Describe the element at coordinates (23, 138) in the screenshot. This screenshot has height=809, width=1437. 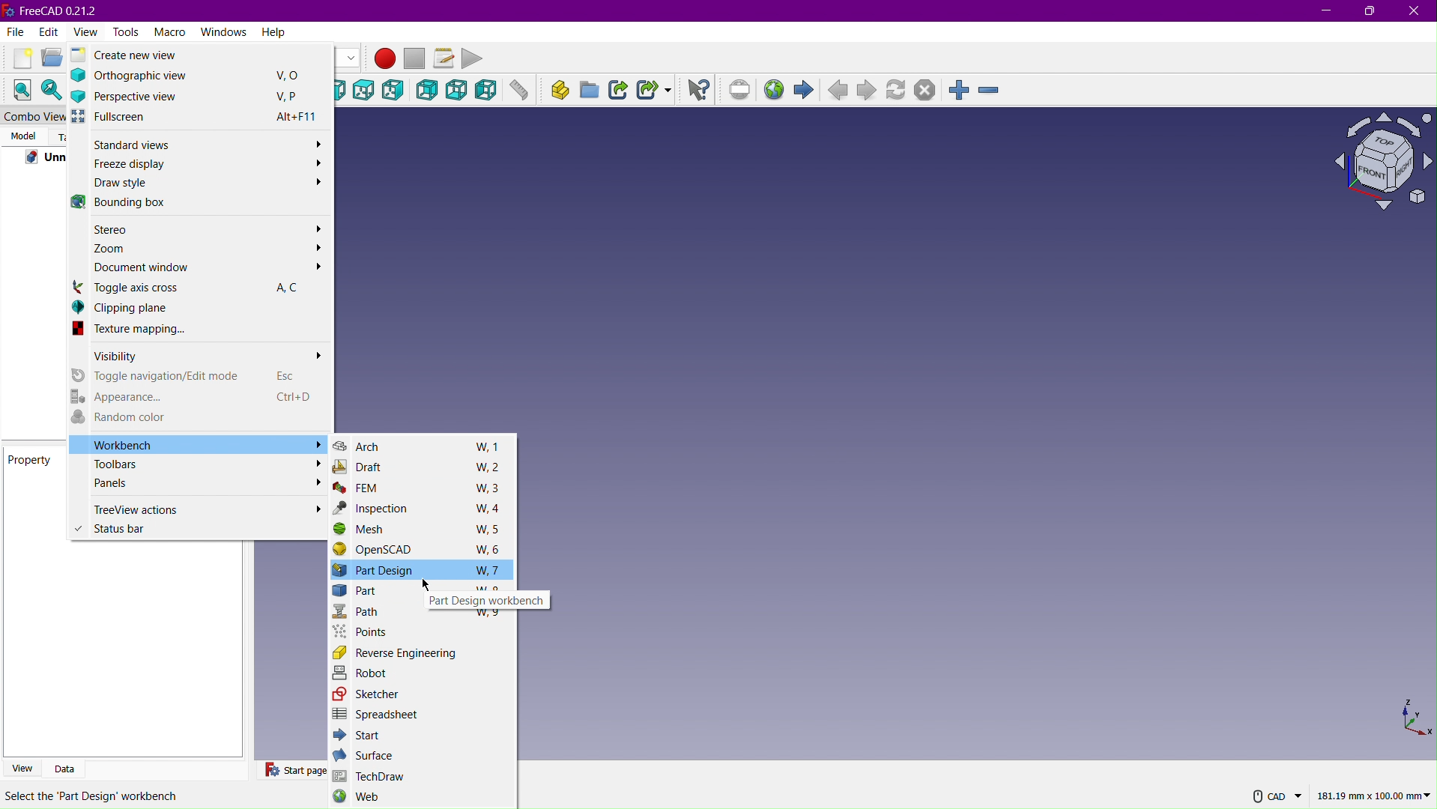
I see `Model` at that location.